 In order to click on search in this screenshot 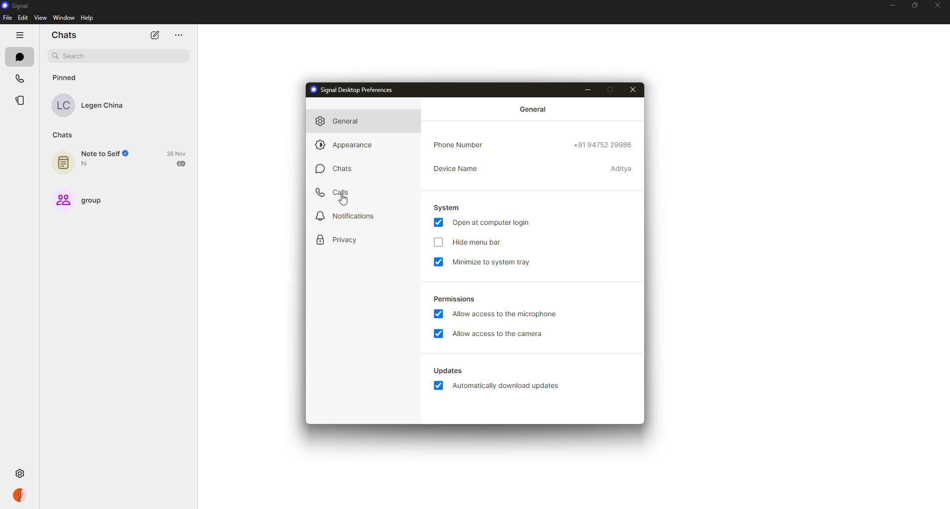, I will do `click(70, 56)`.